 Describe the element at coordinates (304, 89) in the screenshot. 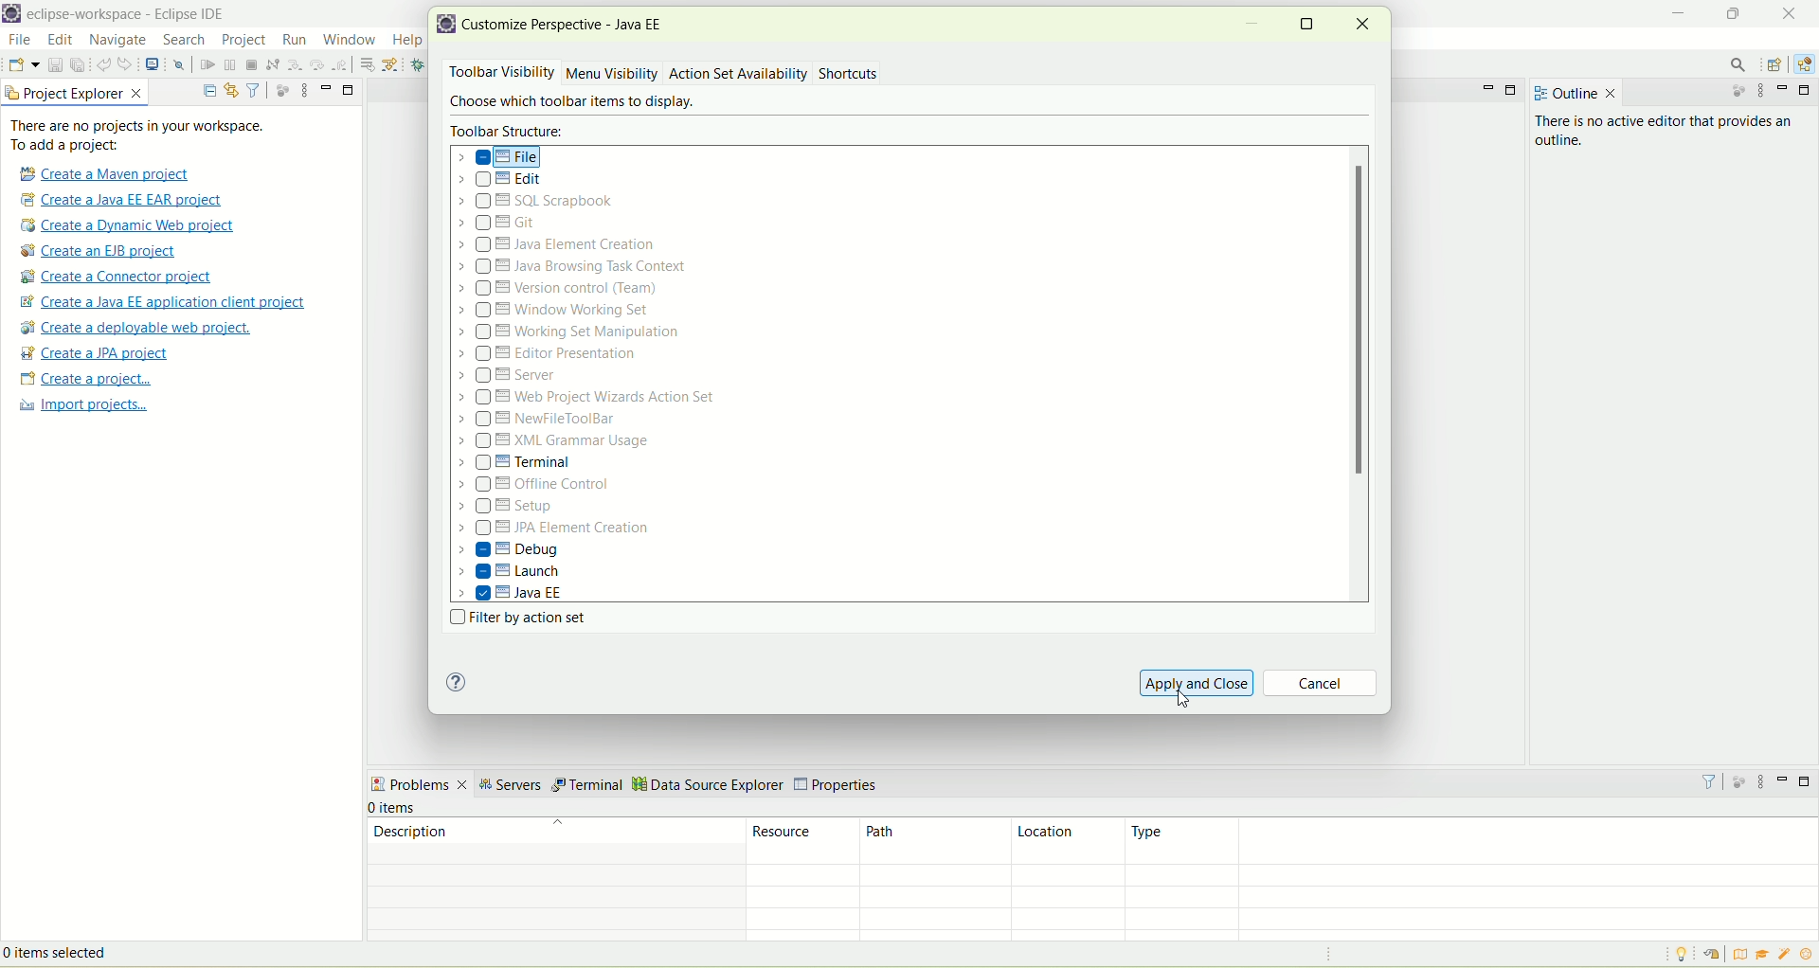

I see `view menu` at that location.